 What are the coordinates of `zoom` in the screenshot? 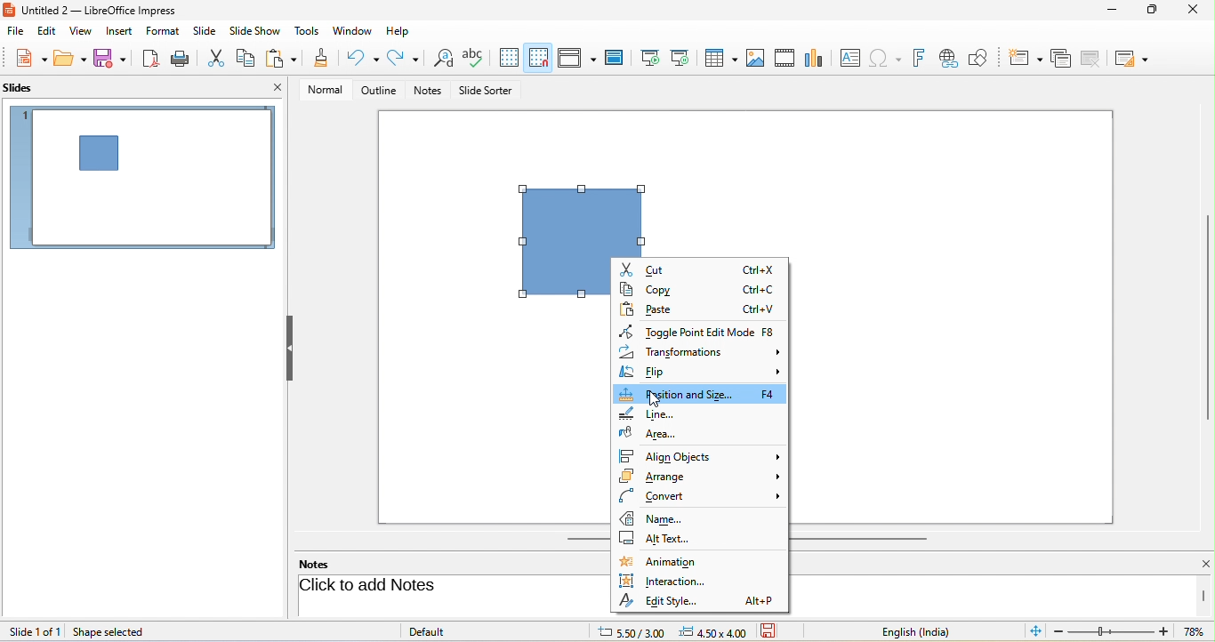 It's located at (1132, 633).